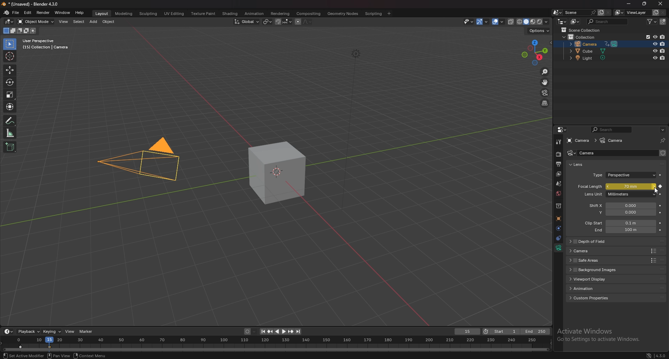  Describe the element at coordinates (579, 13) in the screenshot. I see `scene` at that location.